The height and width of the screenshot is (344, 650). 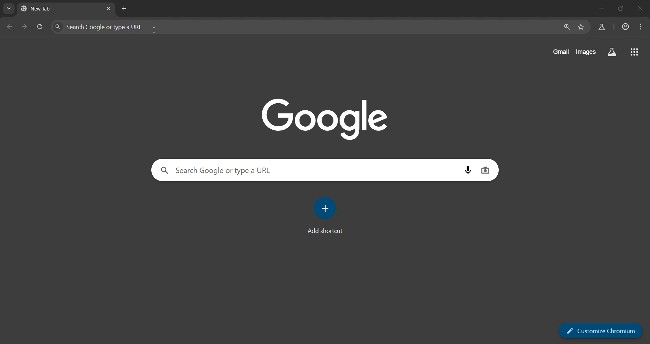 I want to click on search labs, so click(x=600, y=27).